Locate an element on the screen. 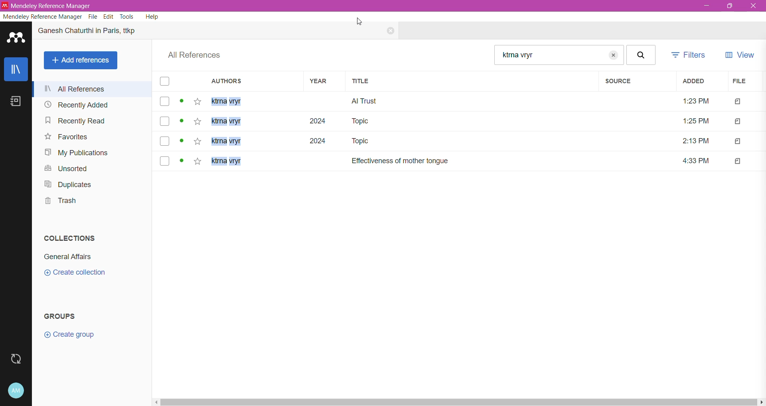 This screenshot has width=766, height=406. ¢  kirna vryr 2024 Topic 2:13PM is located at coordinates (461, 141).